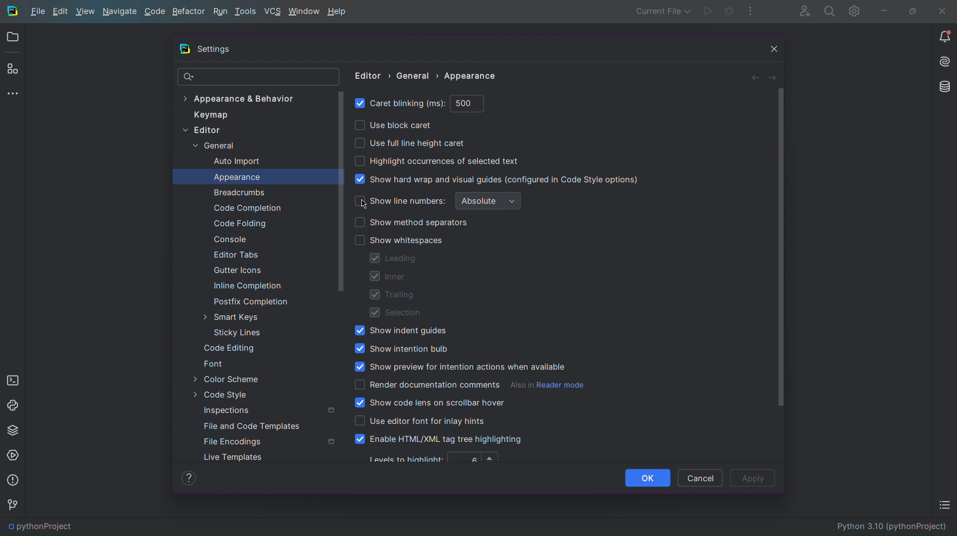 Image resolution: width=957 pixels, height=536 pixels. Describe the element at coordinates (396, 259) in the screenshot. I see `Leading` at that location.